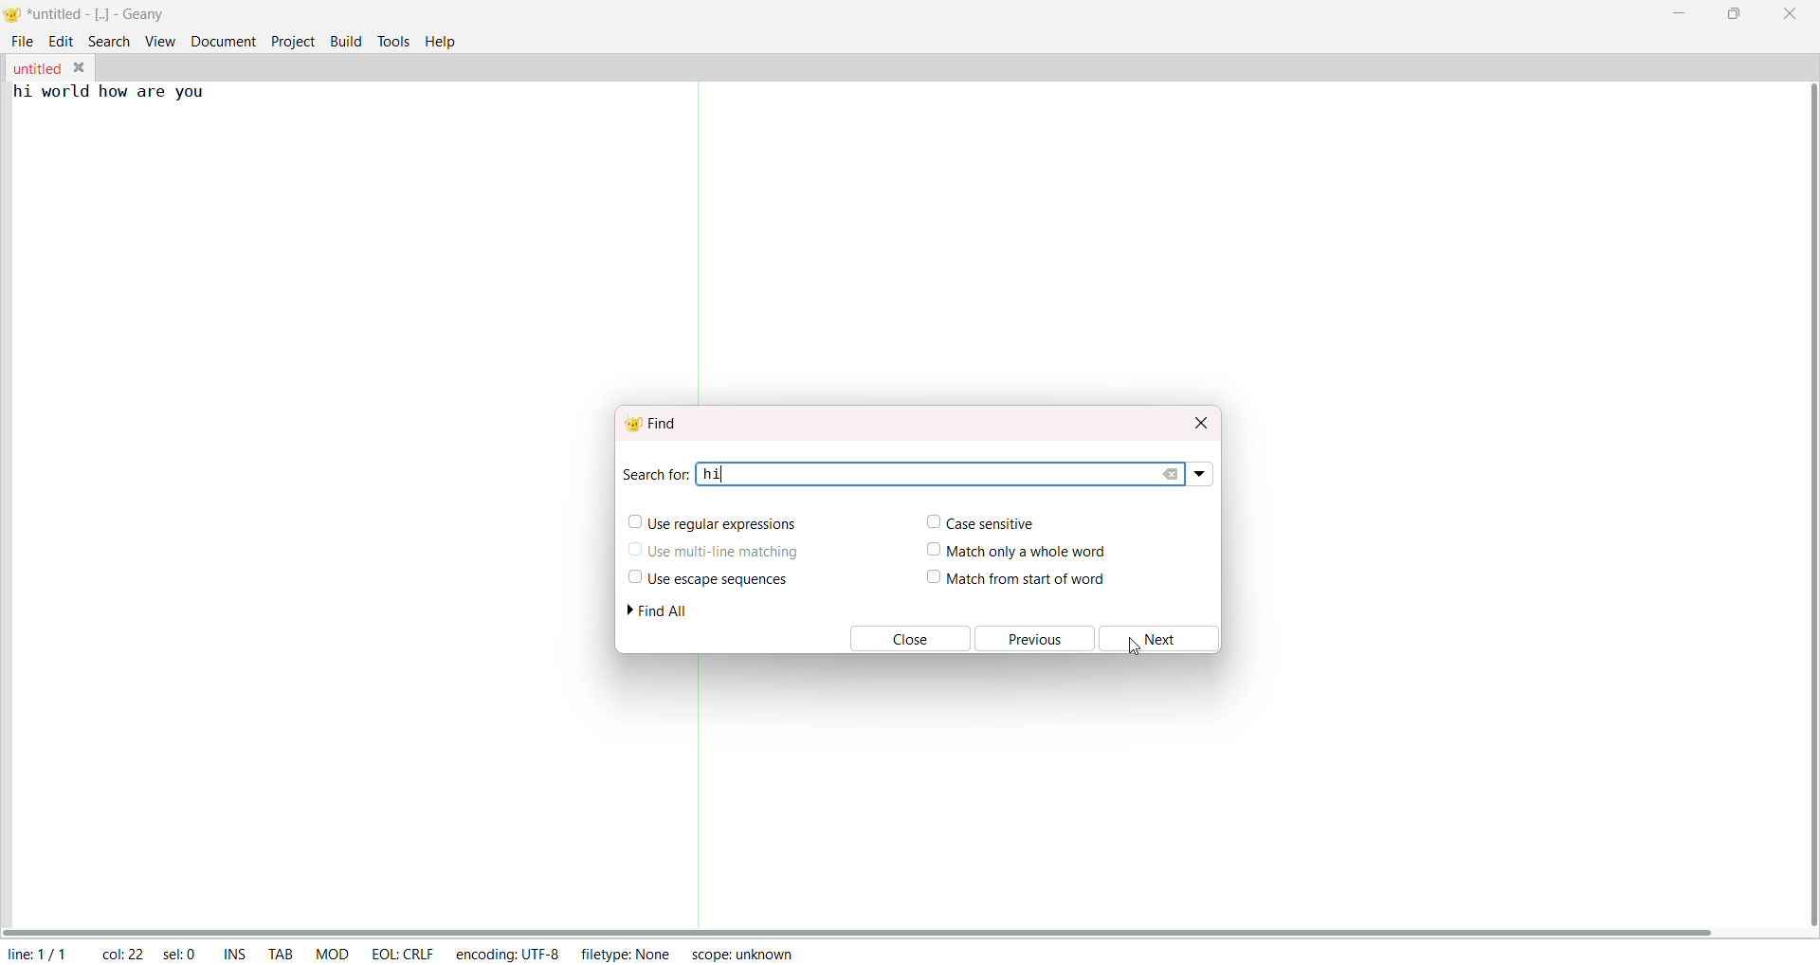 This screenshot has width=1820, height=965. What do you see at coordinates (112, 93) in the screenshot?
I see `hi world how are you` at bounding box center [112, 93].